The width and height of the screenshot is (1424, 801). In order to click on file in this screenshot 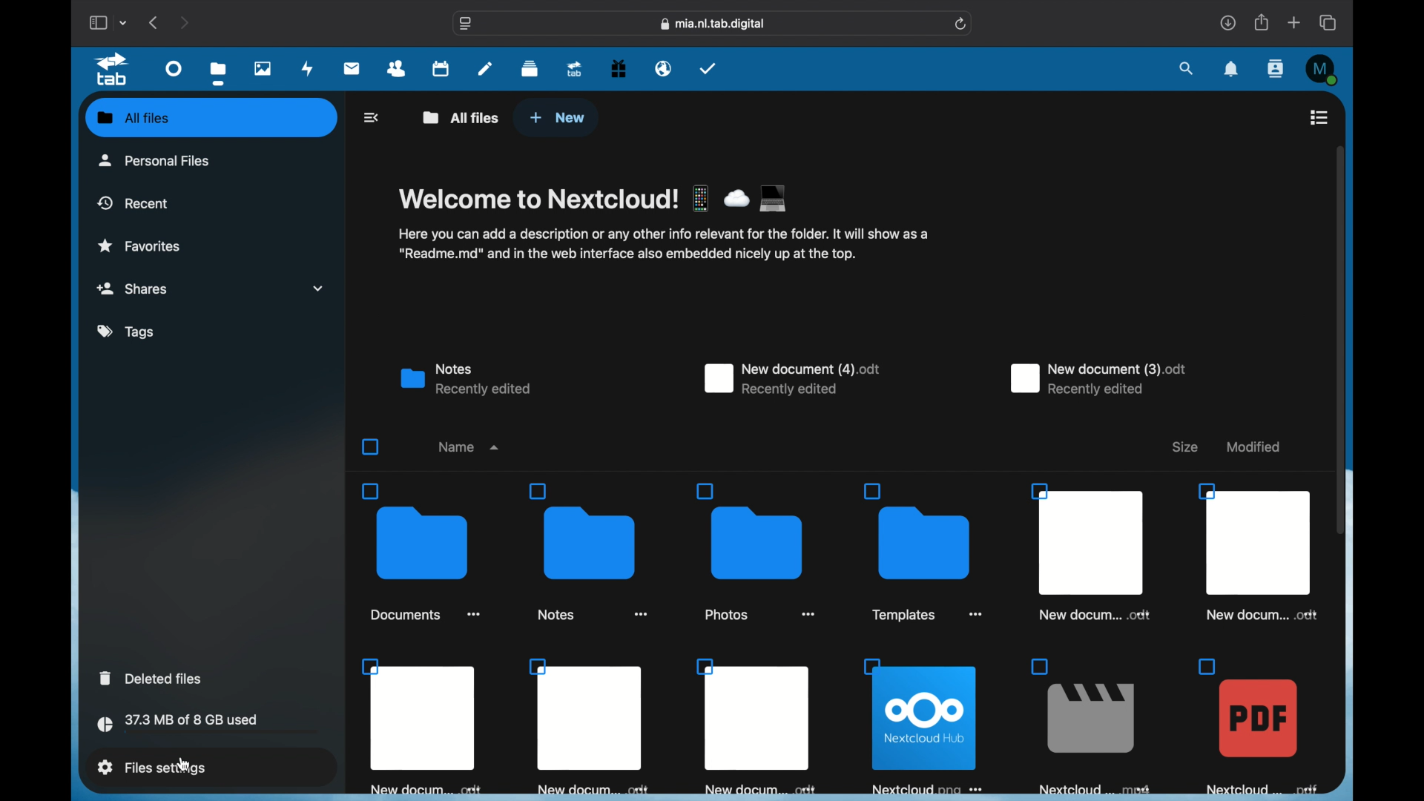, I will do `click(1089, 552)`.